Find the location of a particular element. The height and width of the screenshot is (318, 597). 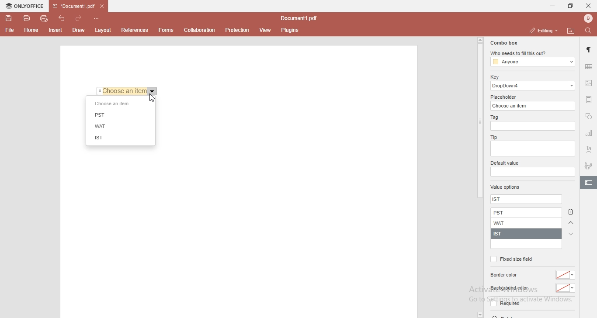

Choose an item is located at coordinates (122, 90).